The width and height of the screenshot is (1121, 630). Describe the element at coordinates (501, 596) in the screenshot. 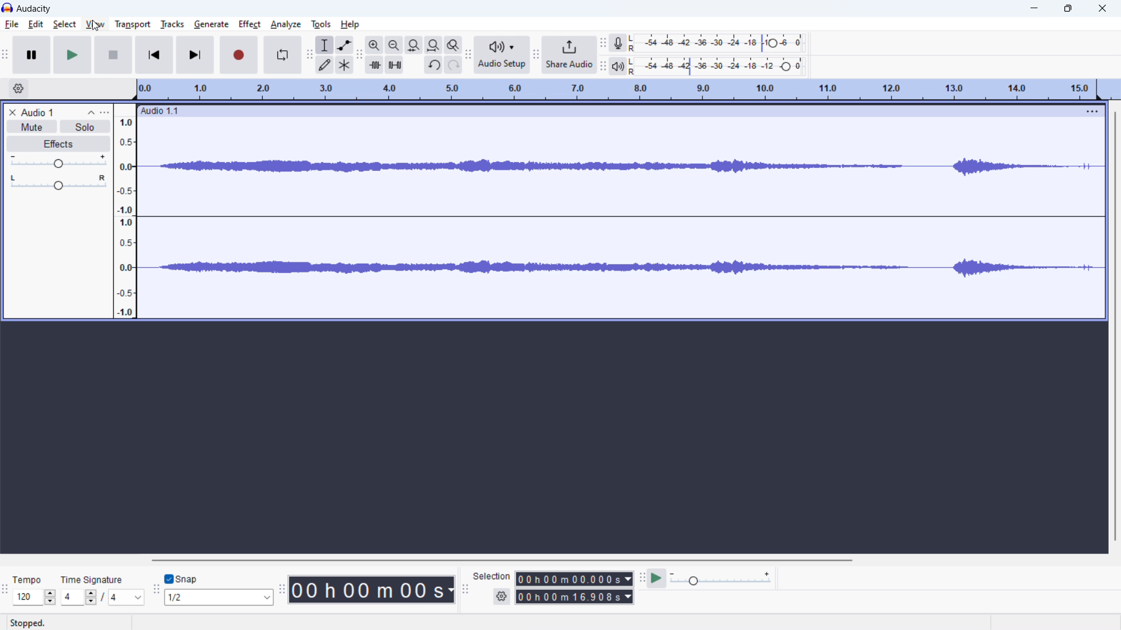

I see `settings` at that location.